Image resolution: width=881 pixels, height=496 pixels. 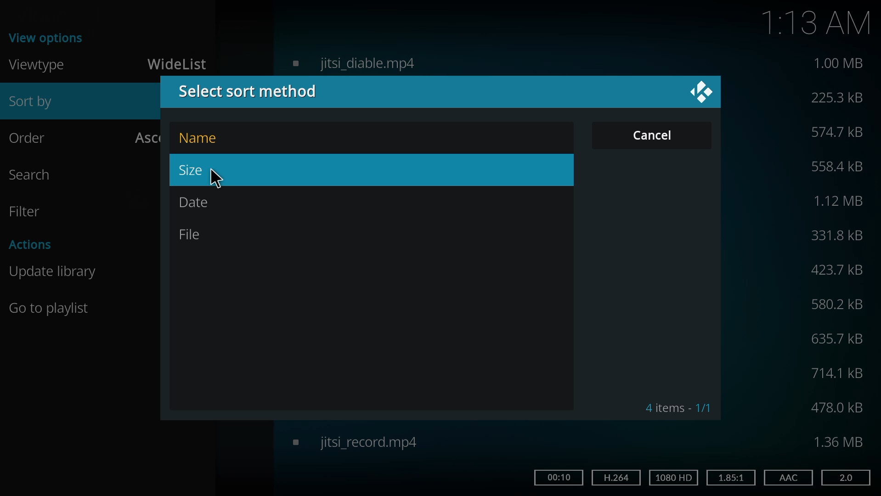 What do you see at coordinates (835, 337) in the screenshot?
I see `size` at bounding box center [835, 337].